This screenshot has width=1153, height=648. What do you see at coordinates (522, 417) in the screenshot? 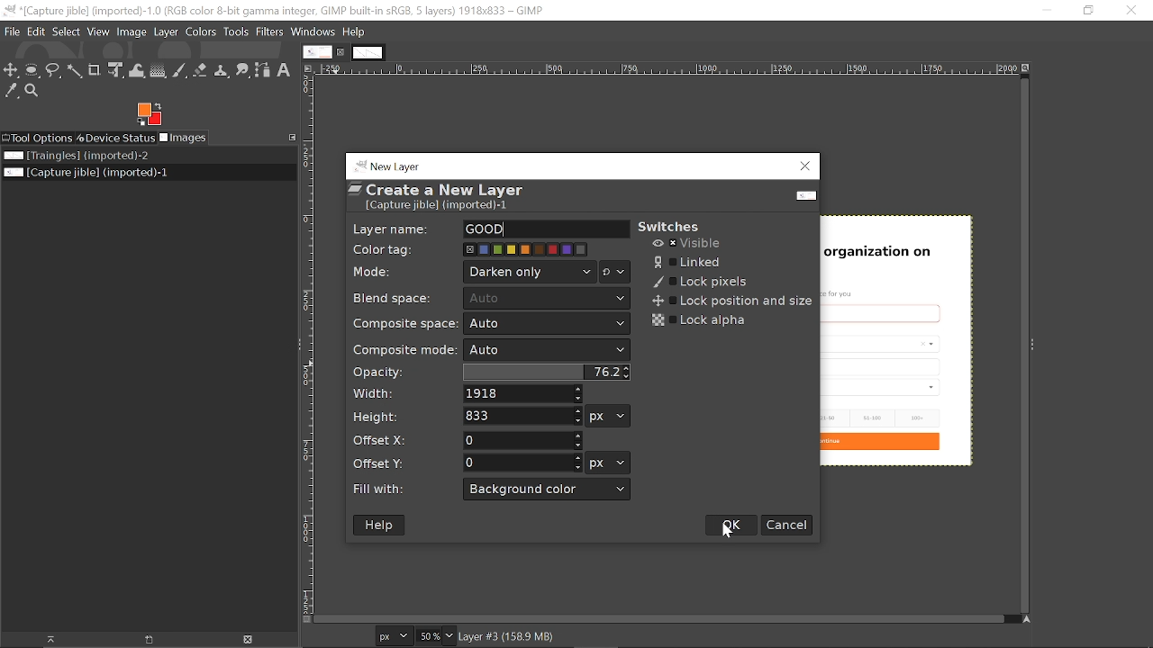
I see `Height` at bounding box center [522, 417].